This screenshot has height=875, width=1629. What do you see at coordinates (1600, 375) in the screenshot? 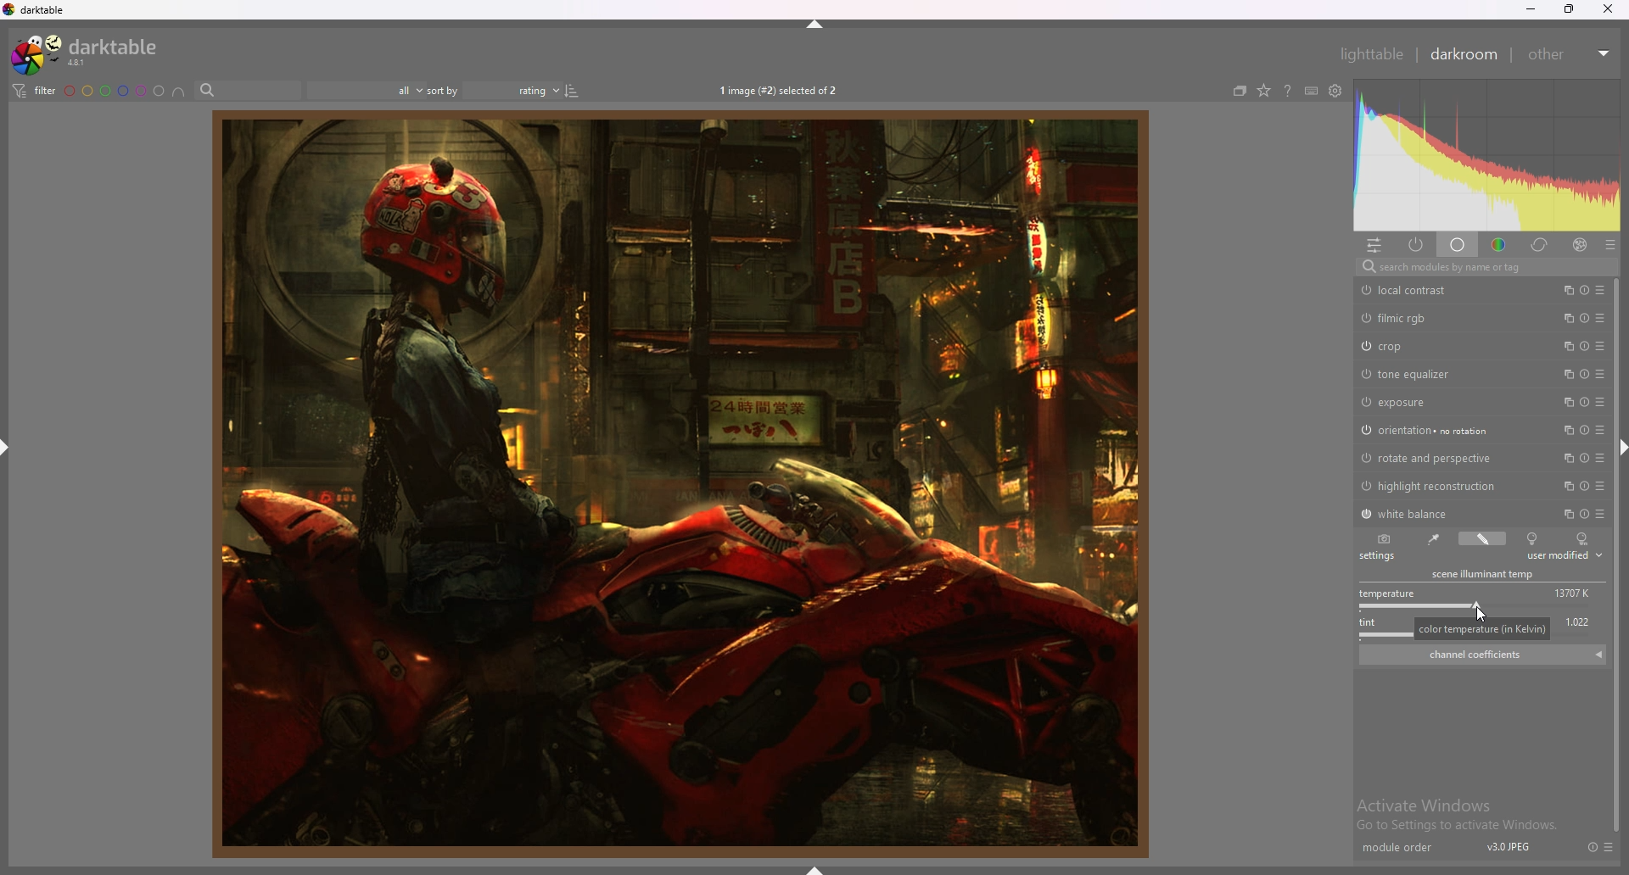
I see `presets` at bounding box center [1600, 375].